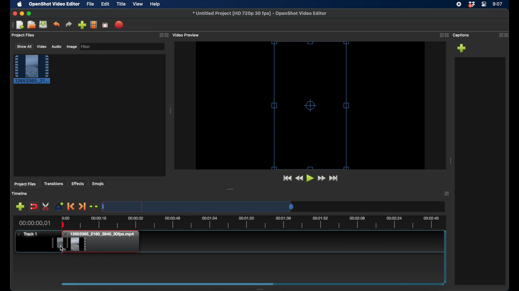  Describe the element at coordinates (94, 206) in the screenshot. I see `center playhead on the timeline` at that location.